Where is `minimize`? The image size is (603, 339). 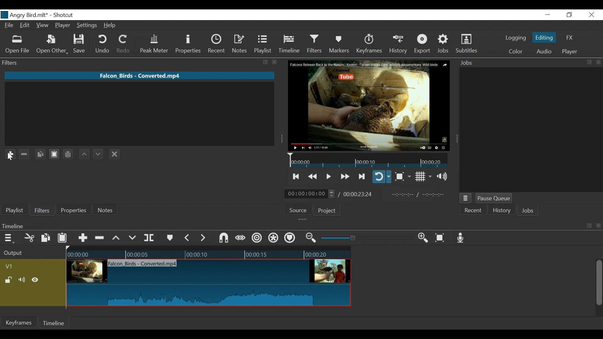
minimize is located at coordinates (547, 15).